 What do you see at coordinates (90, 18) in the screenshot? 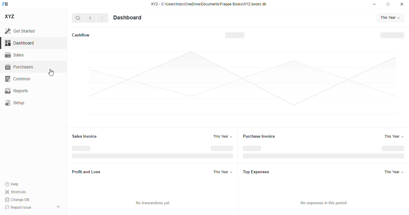
I see `previous` at bounding box center [90, 18].